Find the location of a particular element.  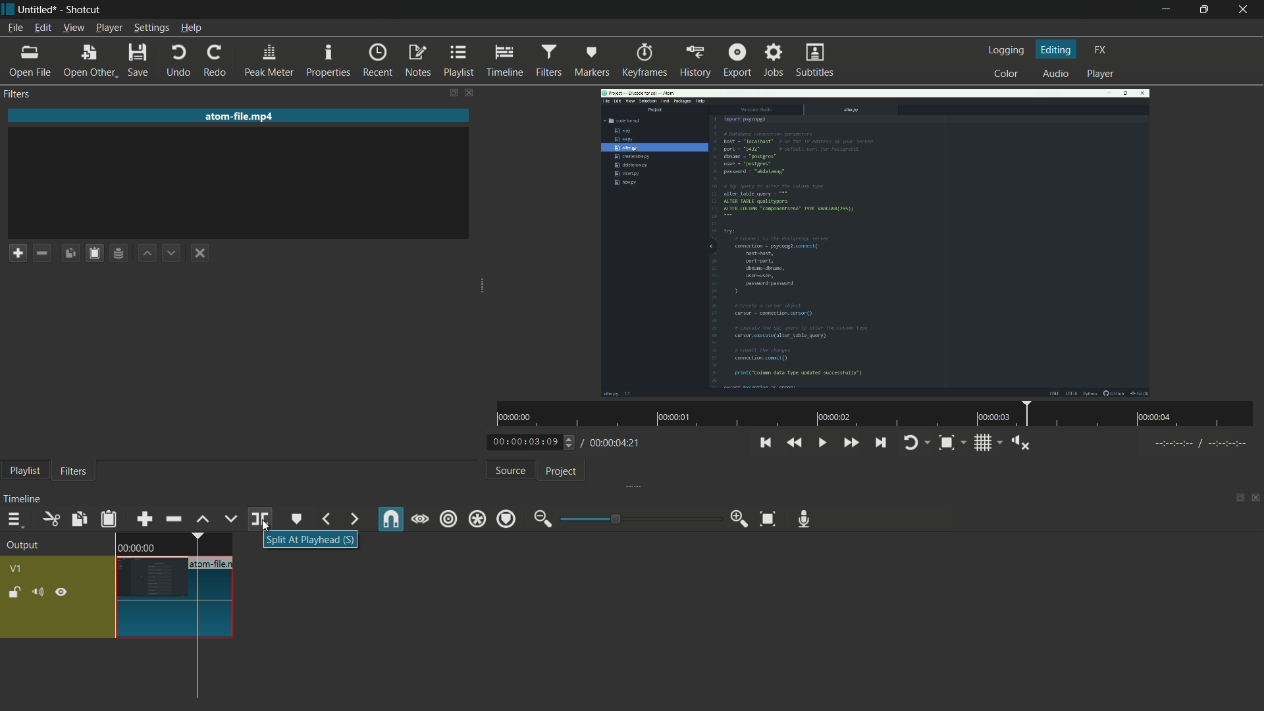

project is located at coordinates (560, 472).